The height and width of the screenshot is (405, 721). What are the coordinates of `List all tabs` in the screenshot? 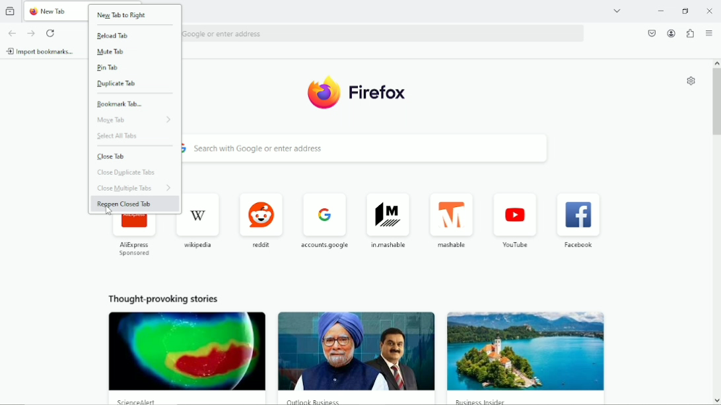 It's located at (615, 11).